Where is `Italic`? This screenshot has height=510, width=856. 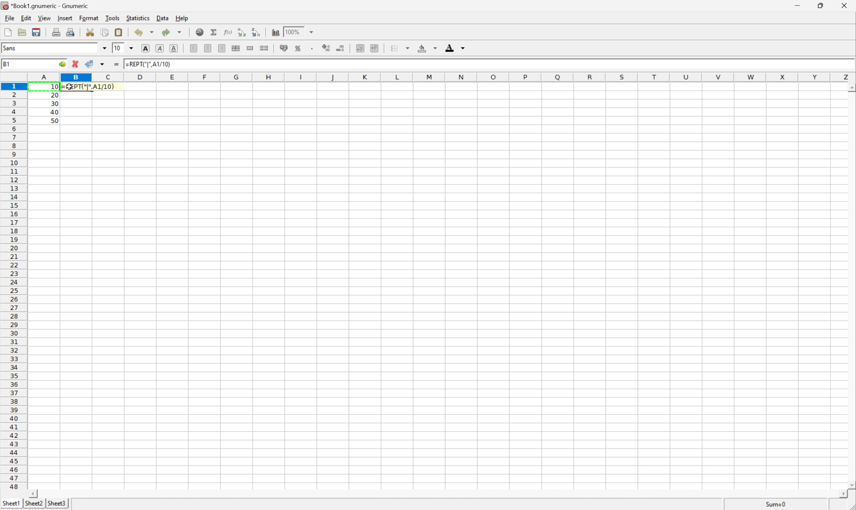 Italic is located at coordinates (160, 47).